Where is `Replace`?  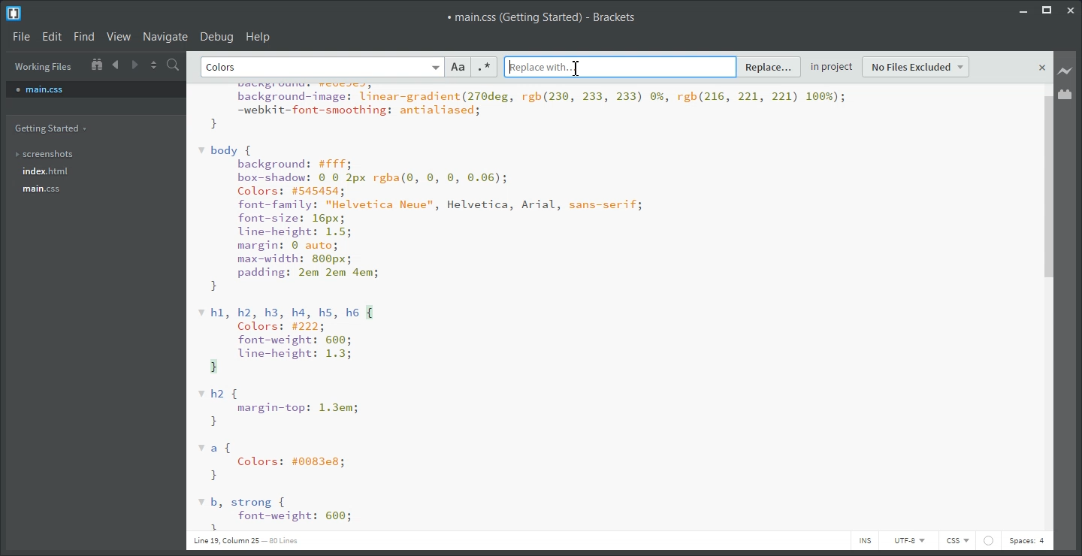 Replace is located at coordinates (769, 68).